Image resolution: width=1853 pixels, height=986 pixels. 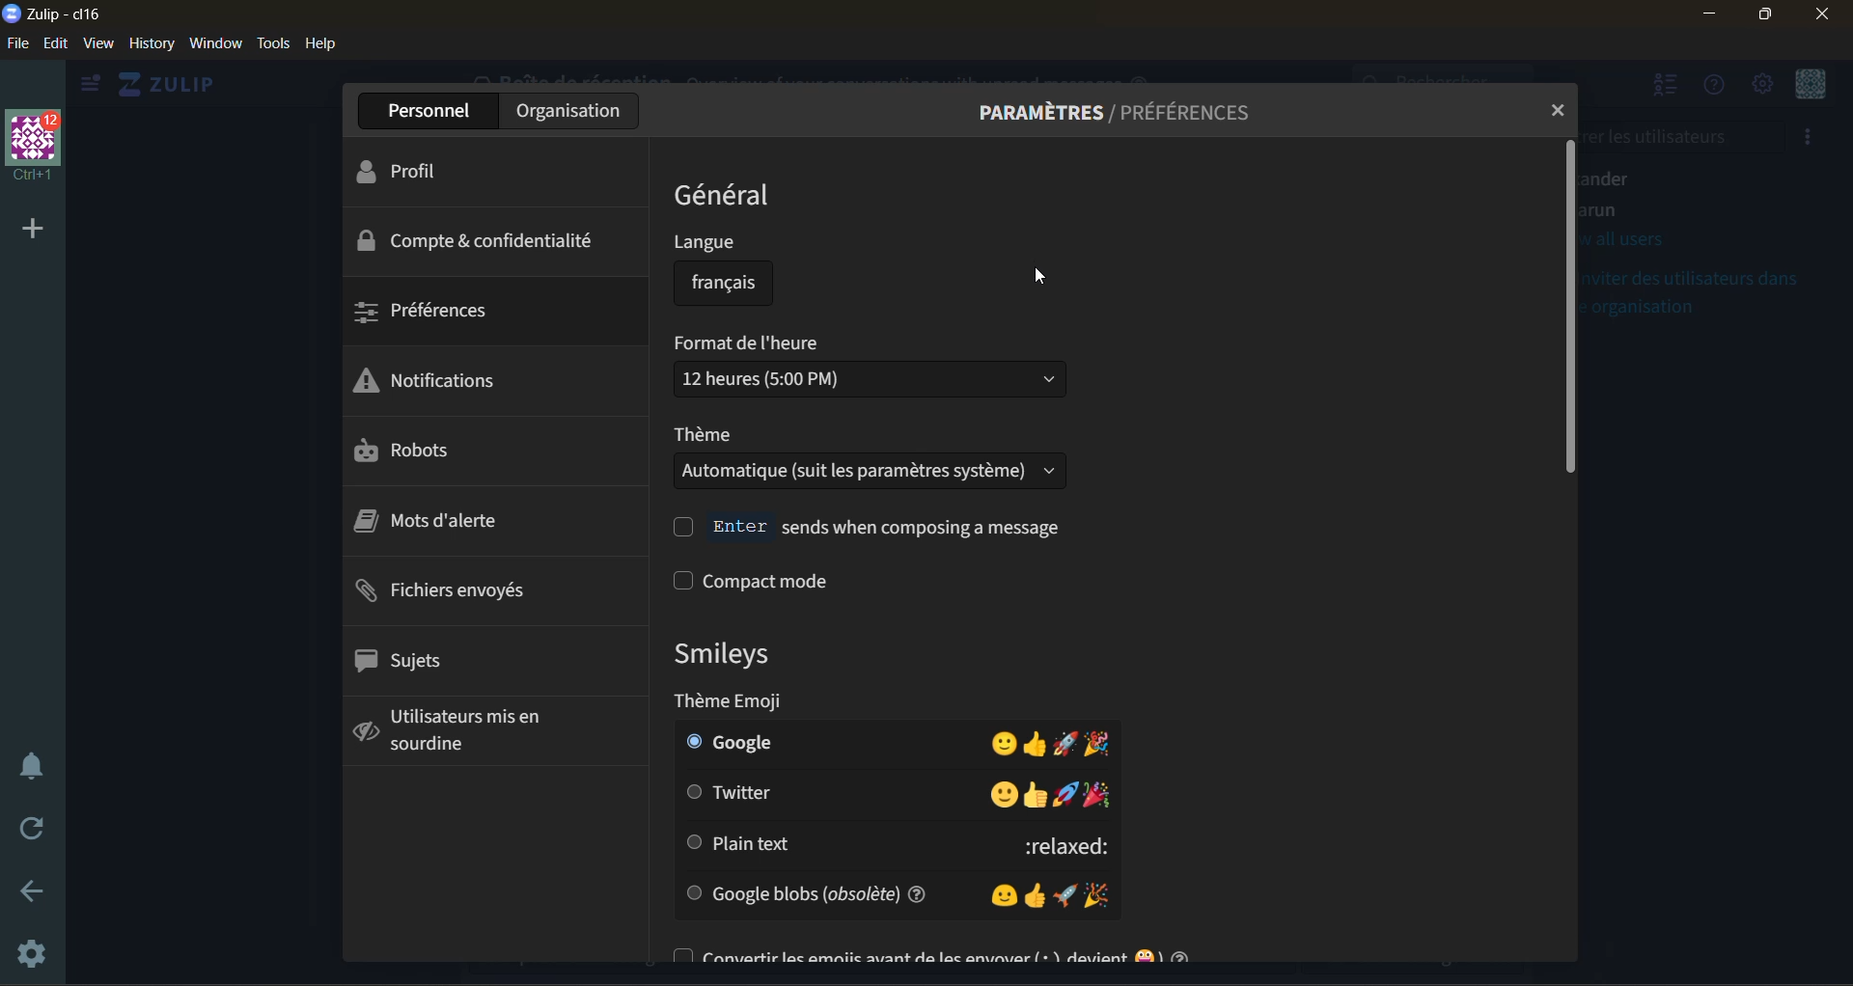 What do you see at coordinates (151, 48) in the screenshot?
I see `history` at bounding box center [151, 48].